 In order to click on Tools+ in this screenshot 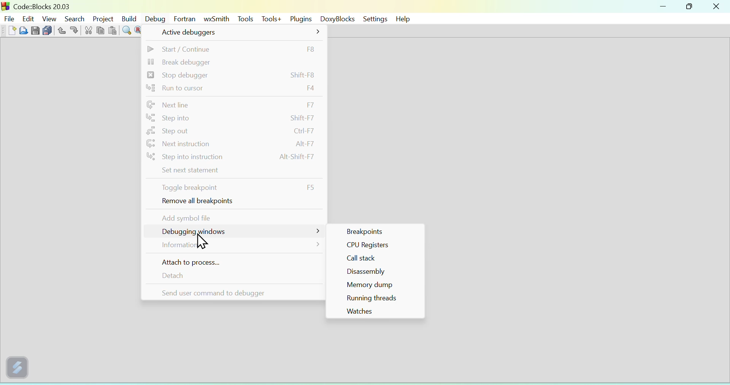, I will do `click(270, 18)`.